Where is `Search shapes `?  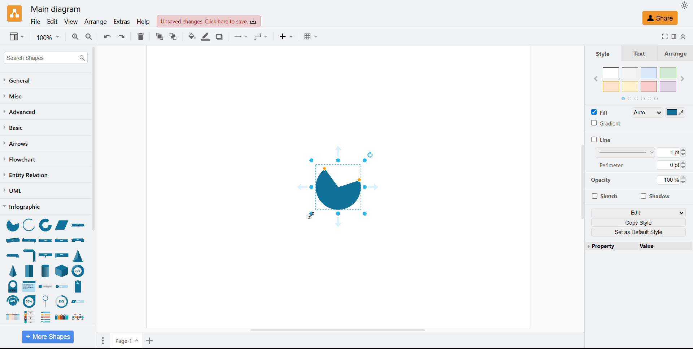
Search shapes  is located at coordinates (45, 58).